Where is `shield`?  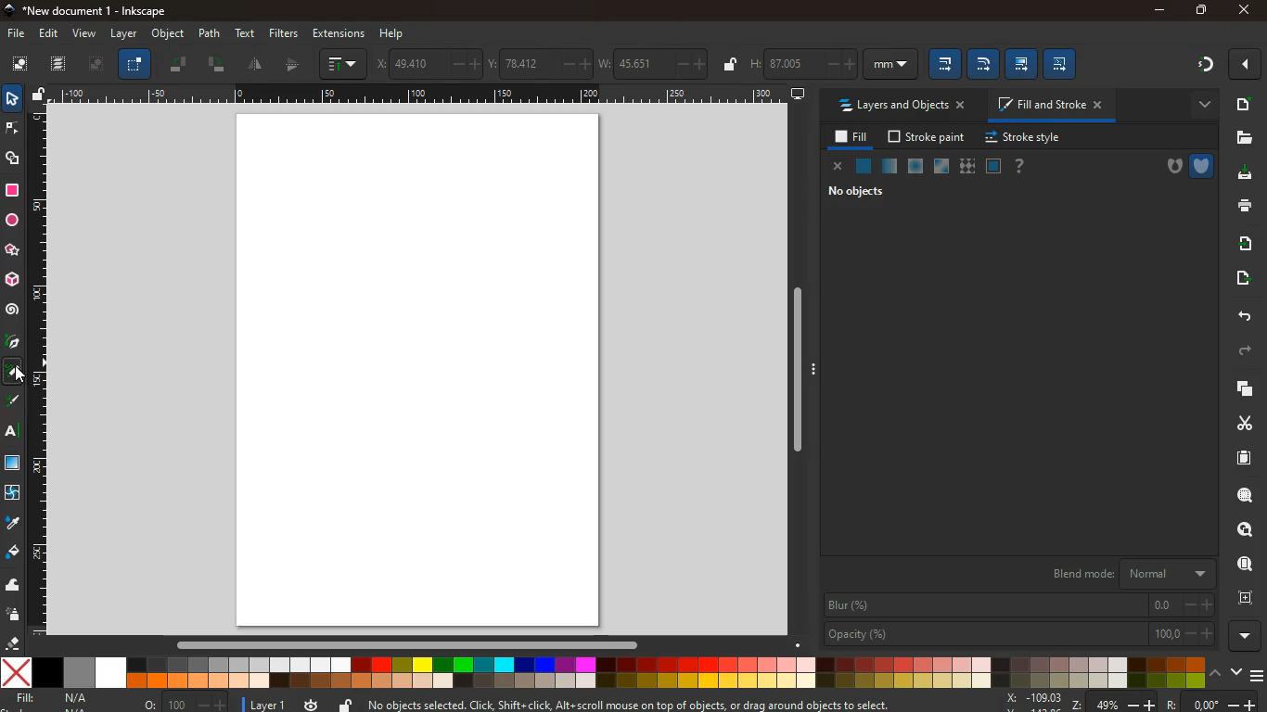 shield is located at coordinates (1203, 166).